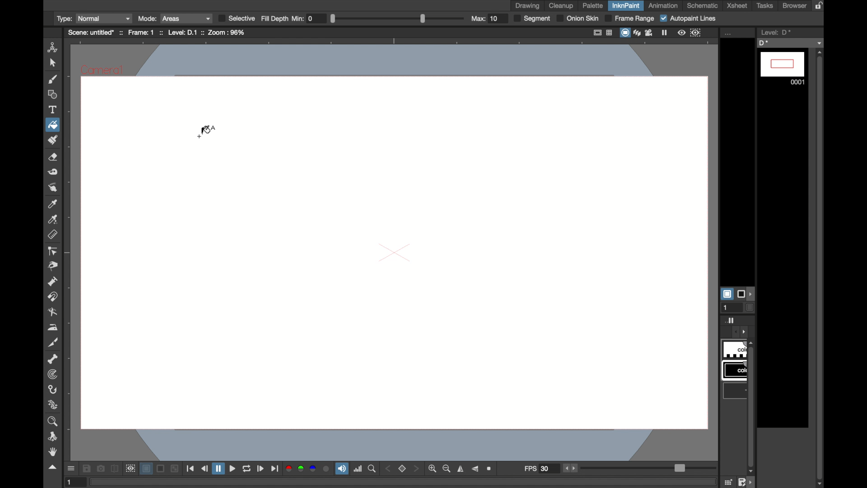  Describe the element at coordinates (593, 6) in the screenshot. I see `palette` at that location.